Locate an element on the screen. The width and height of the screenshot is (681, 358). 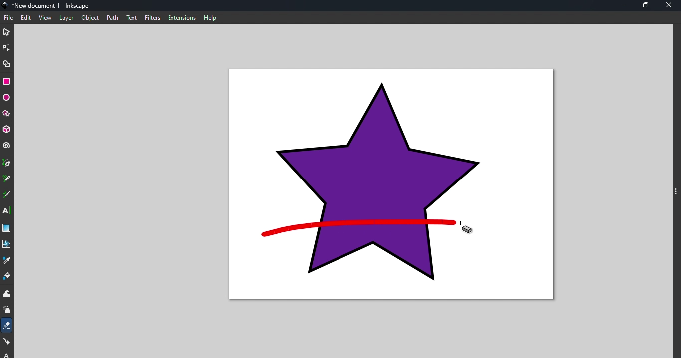
dropper tool is located at coordinates (7, 260).